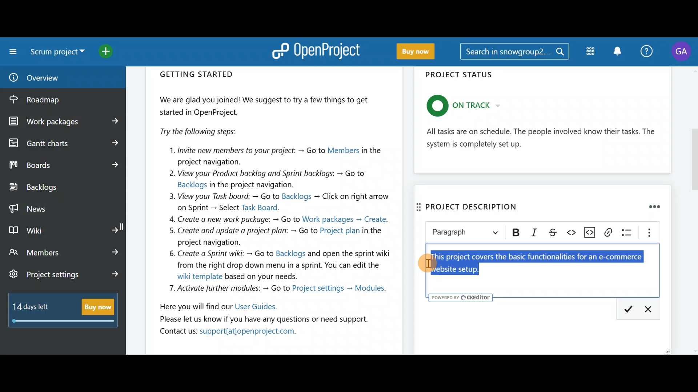 Image resolution: width=698 pixels, height=392 pixels. What do you see at coordinates (466, 234) in the screenshot?
I see `Heading` at bounding box center [466, 234].